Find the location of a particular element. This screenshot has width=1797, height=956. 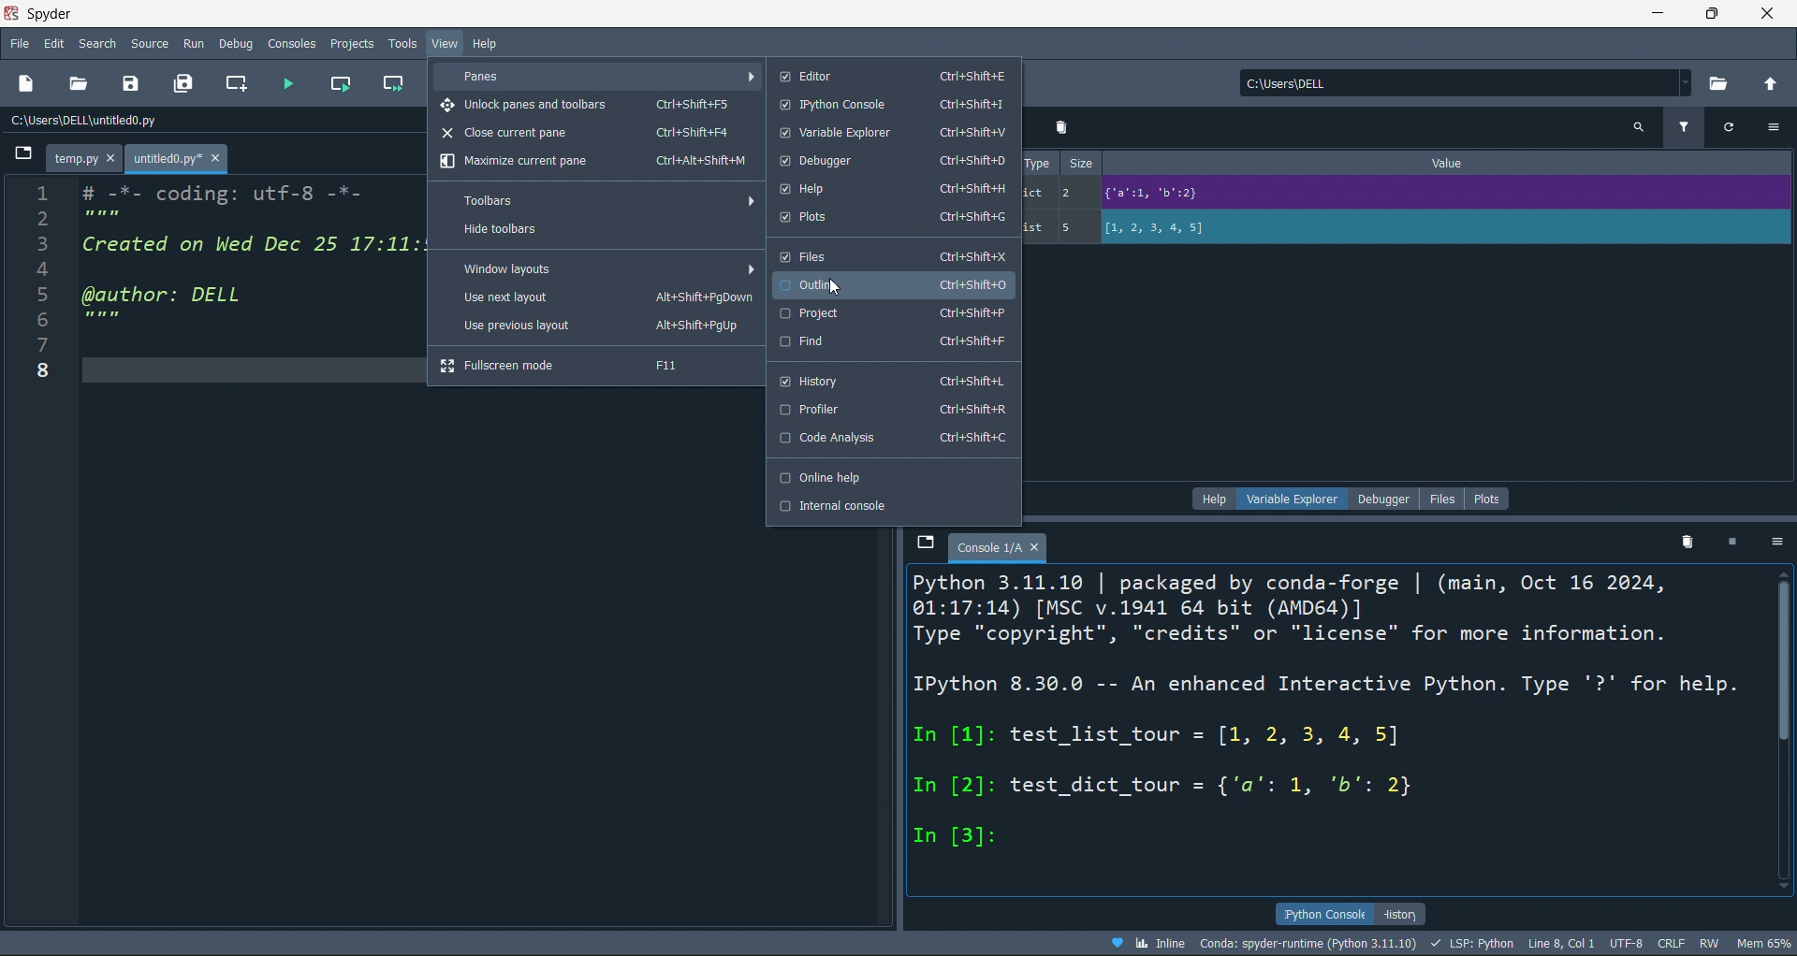

more options is located at coordinates (1780, 543).